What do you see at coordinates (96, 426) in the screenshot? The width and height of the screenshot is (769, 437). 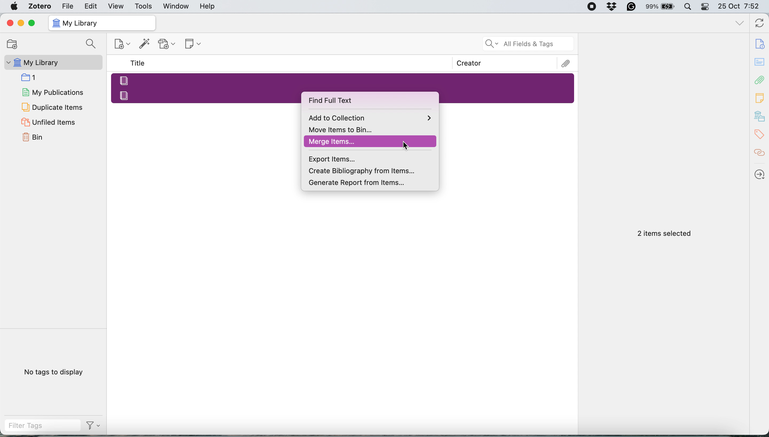 I see `Filter Options` at bounding box center [96, 426].